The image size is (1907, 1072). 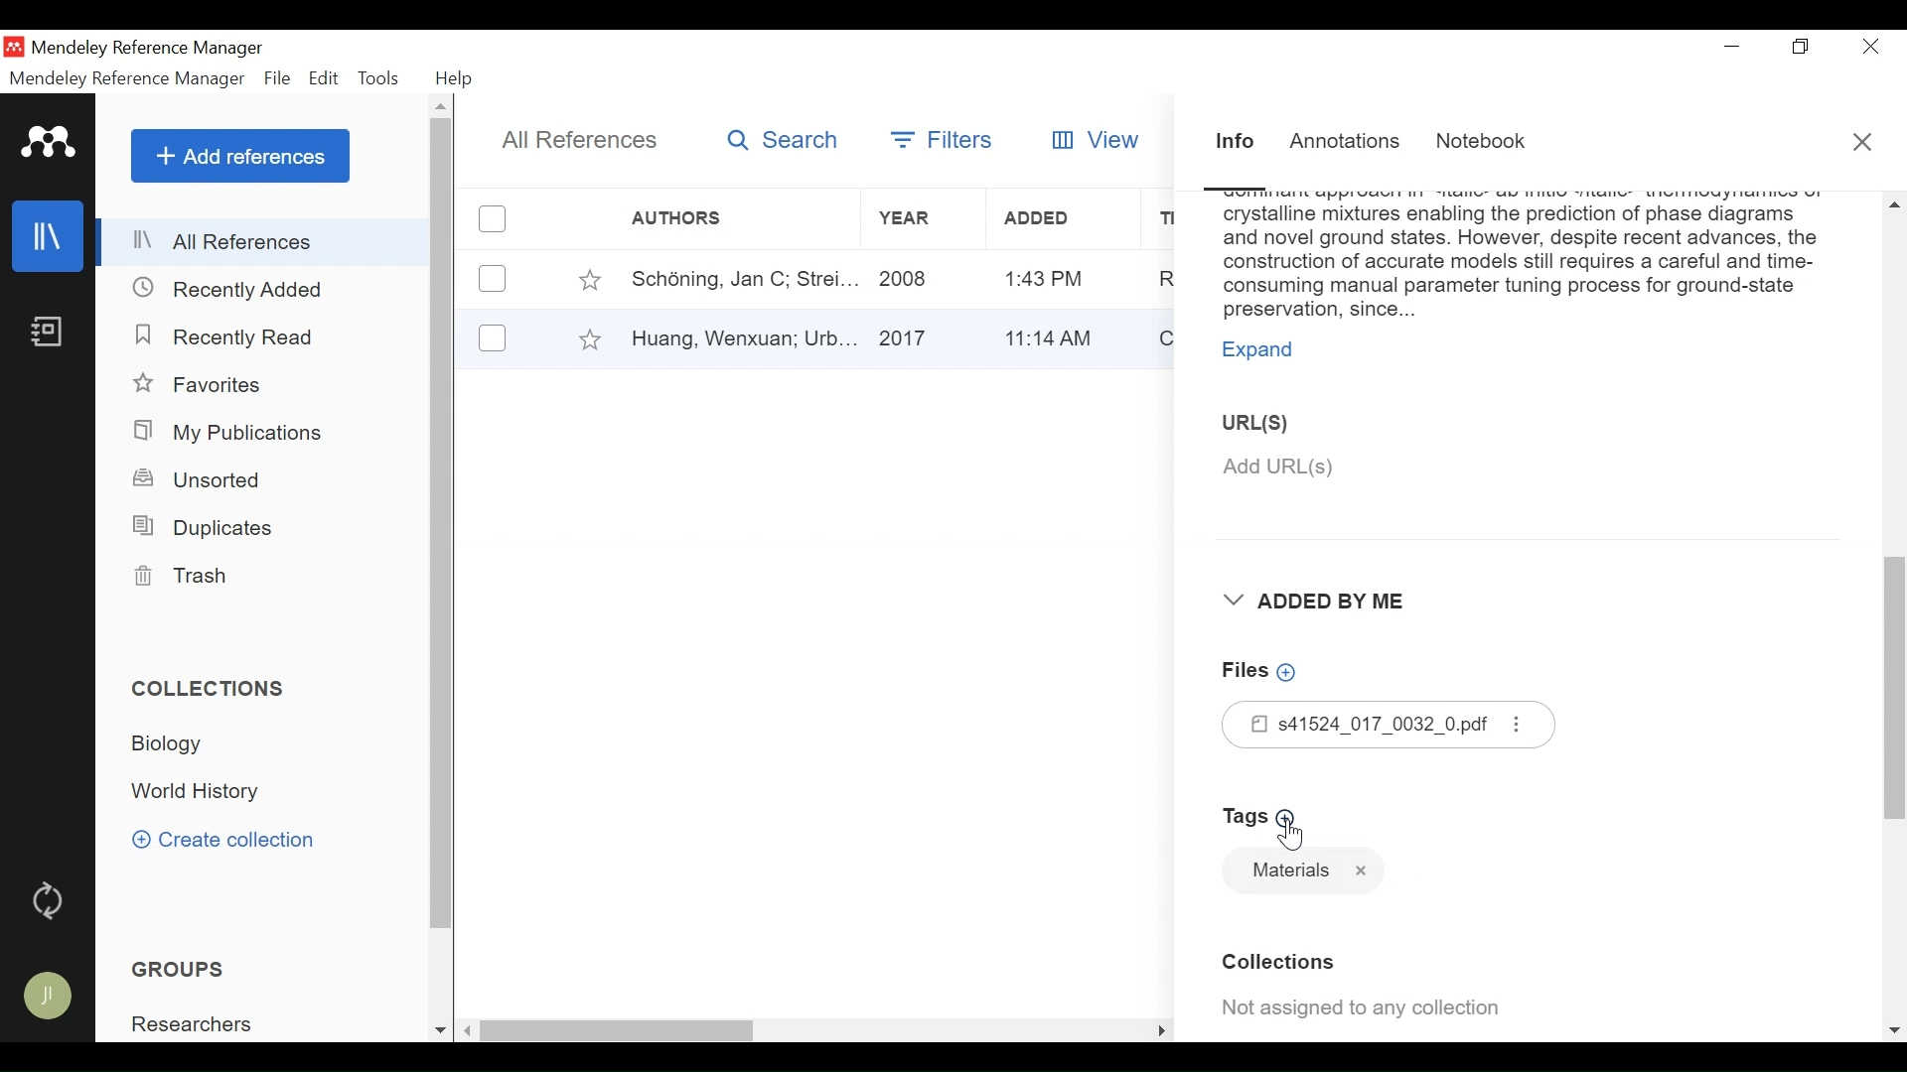 What do you see at coordinates (784, 140) in the screenshot?
I see `Search` at bounding box center [784, 140].